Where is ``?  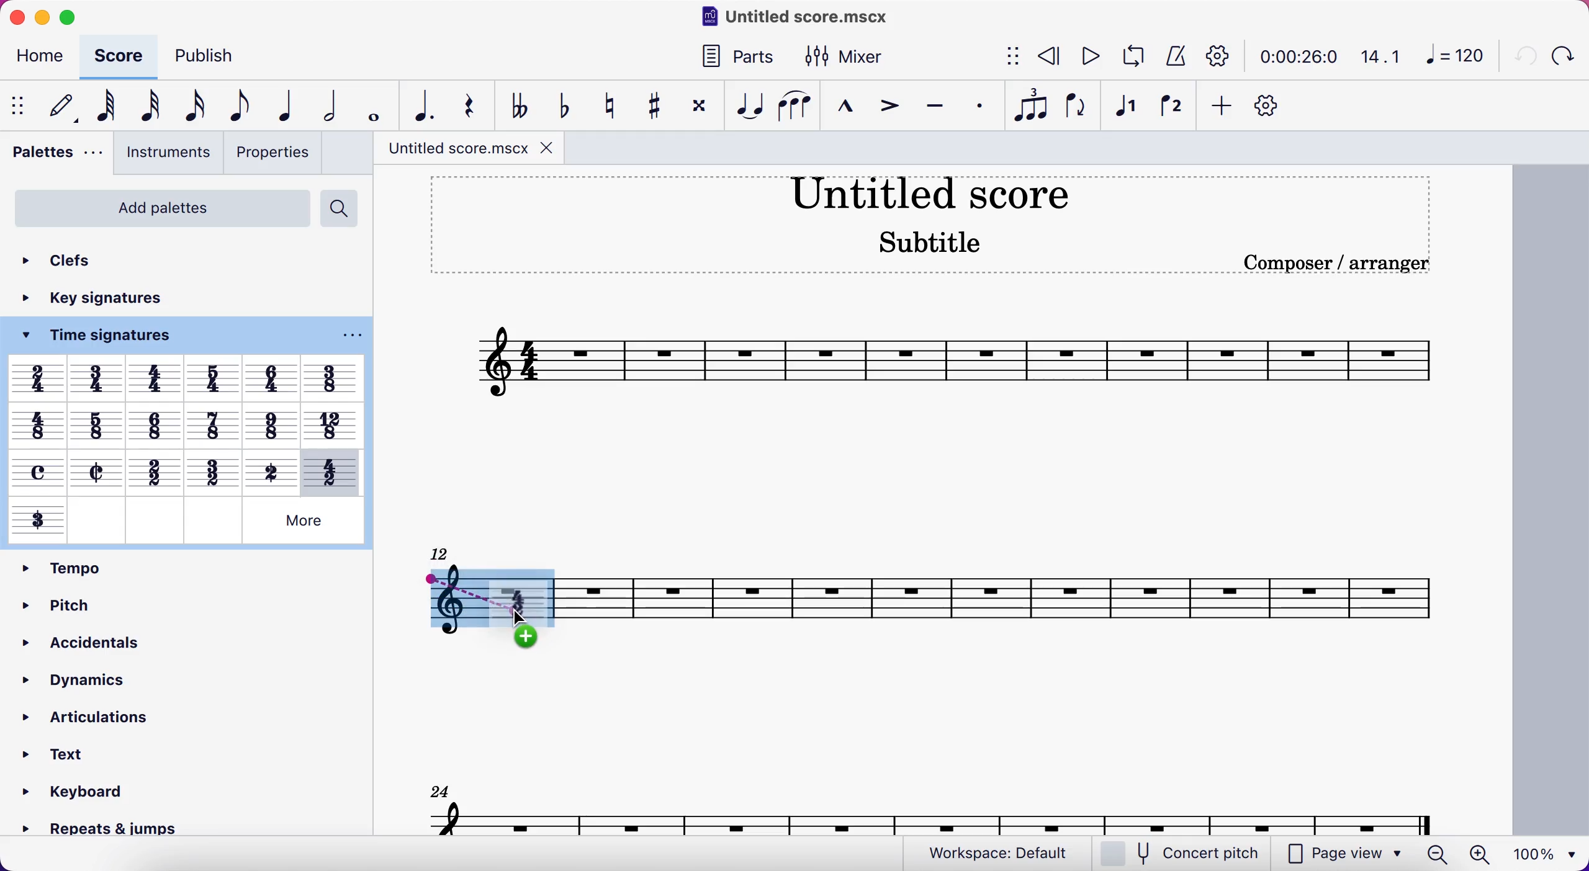
 is located at coordinates (211, 471).